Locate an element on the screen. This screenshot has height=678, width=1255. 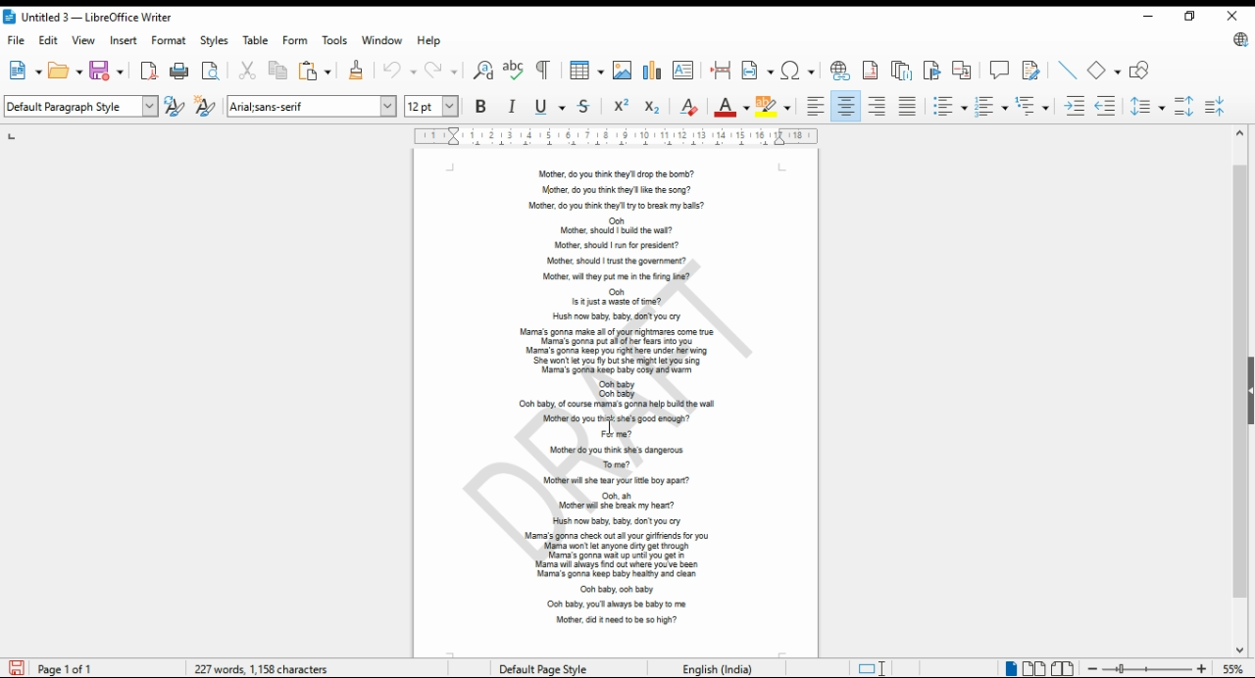
align left is located at coordinates (816, 106).